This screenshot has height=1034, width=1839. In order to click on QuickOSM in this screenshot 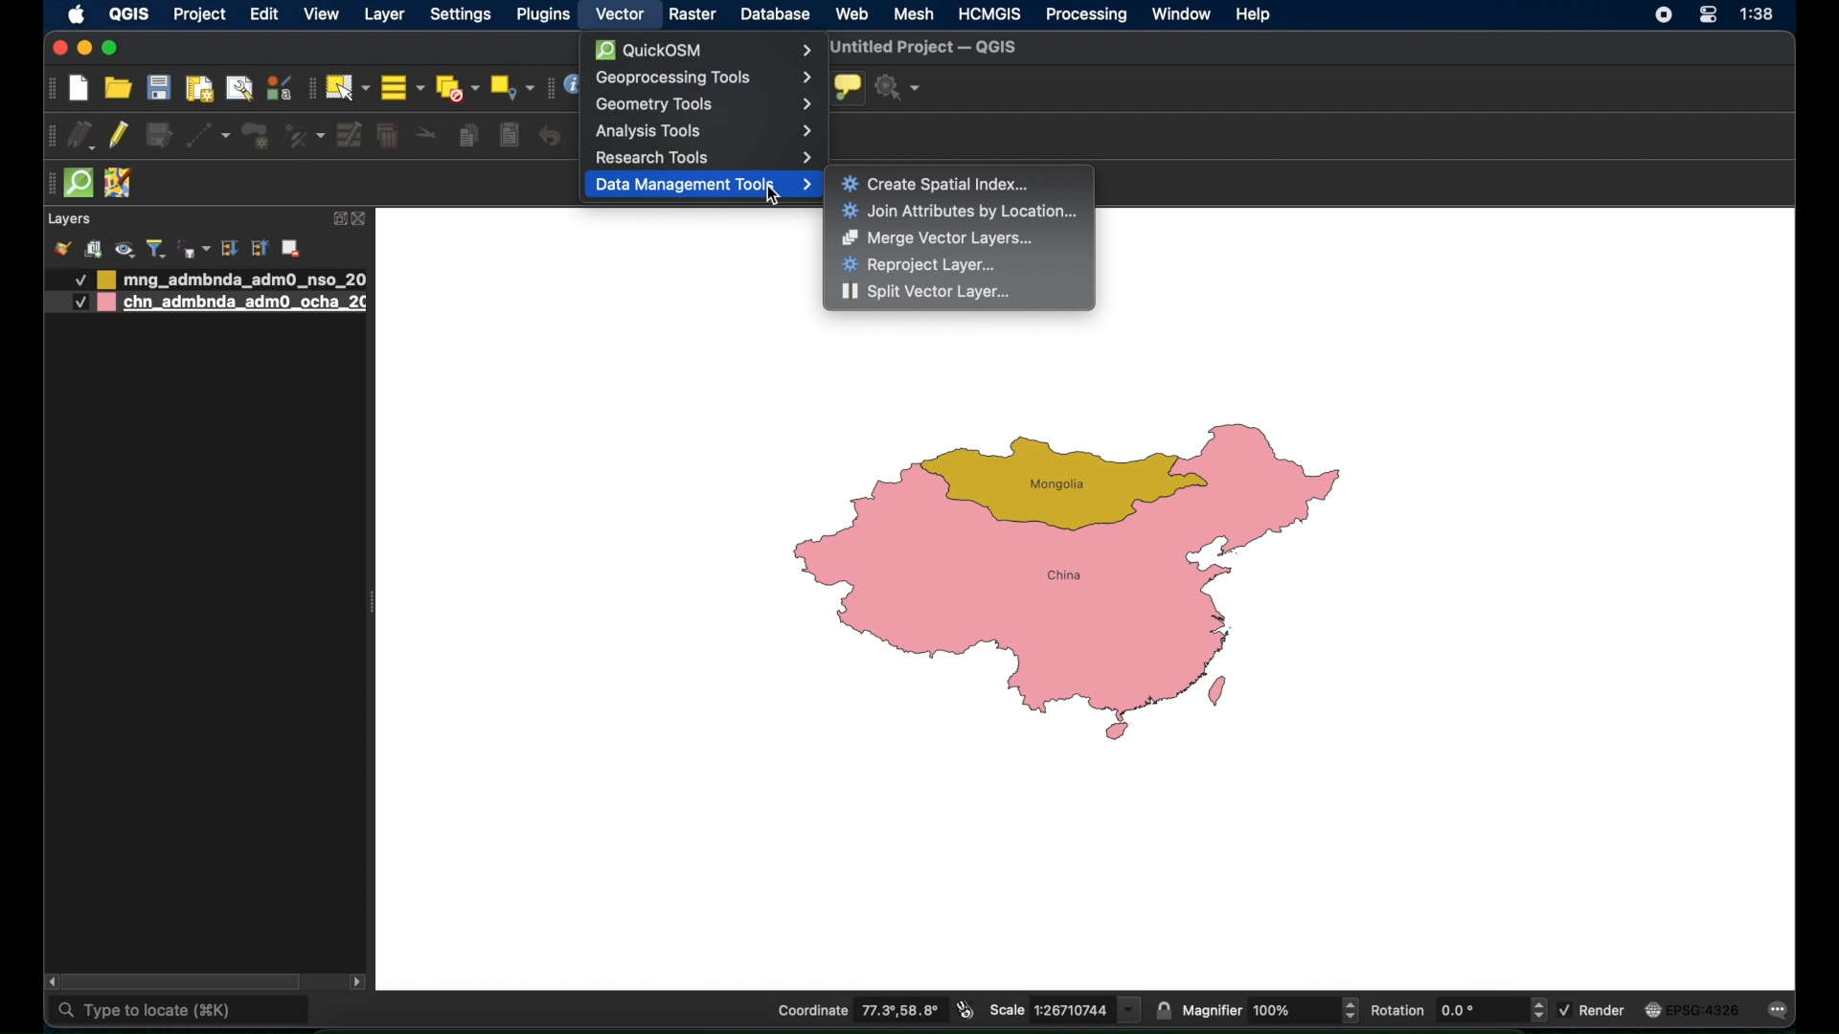, I will do `click(701, 48)`.